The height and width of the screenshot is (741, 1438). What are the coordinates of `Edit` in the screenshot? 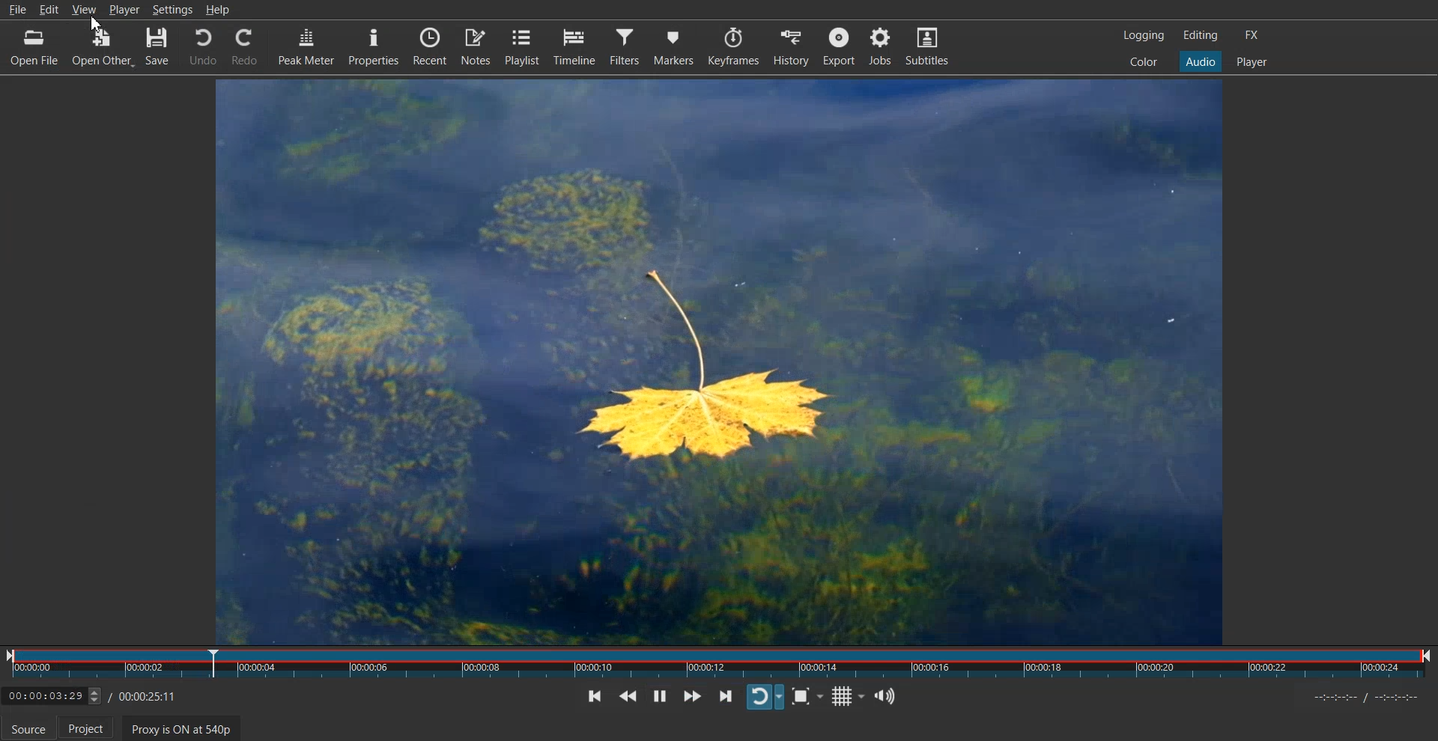 It's located at (51, 8).